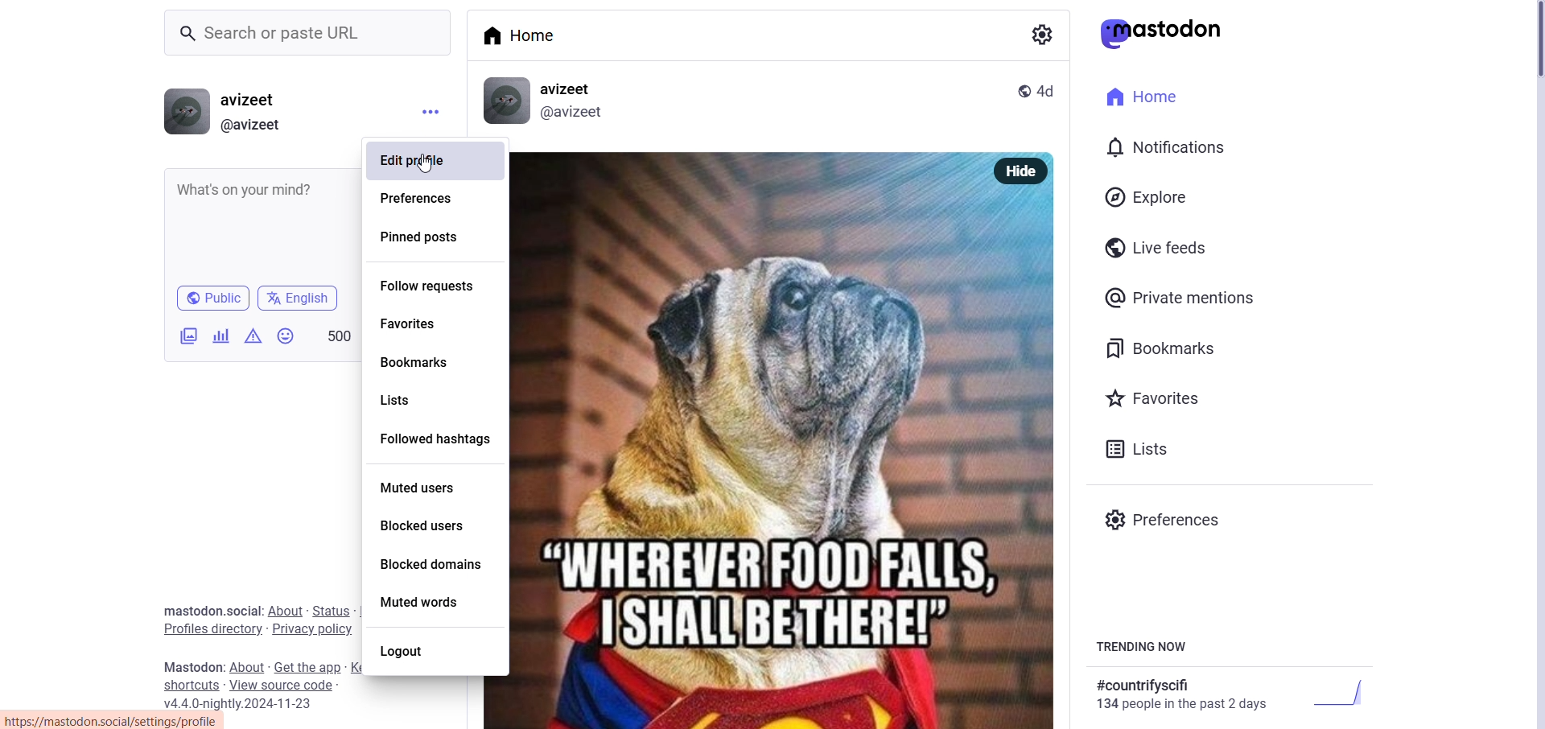  What do you see at coordinates (253, 126) in the screenshot?
I see `id` at bounding box center [253, 126].